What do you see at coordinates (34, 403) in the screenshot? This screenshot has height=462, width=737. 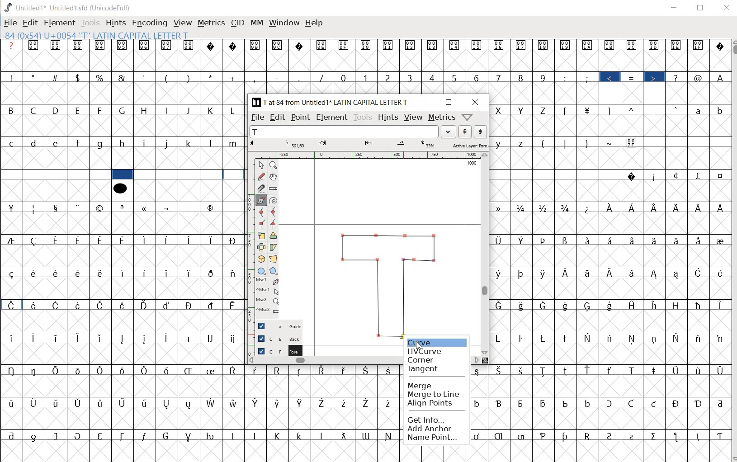 I see `Symbol` at bounding box center [34, 403].